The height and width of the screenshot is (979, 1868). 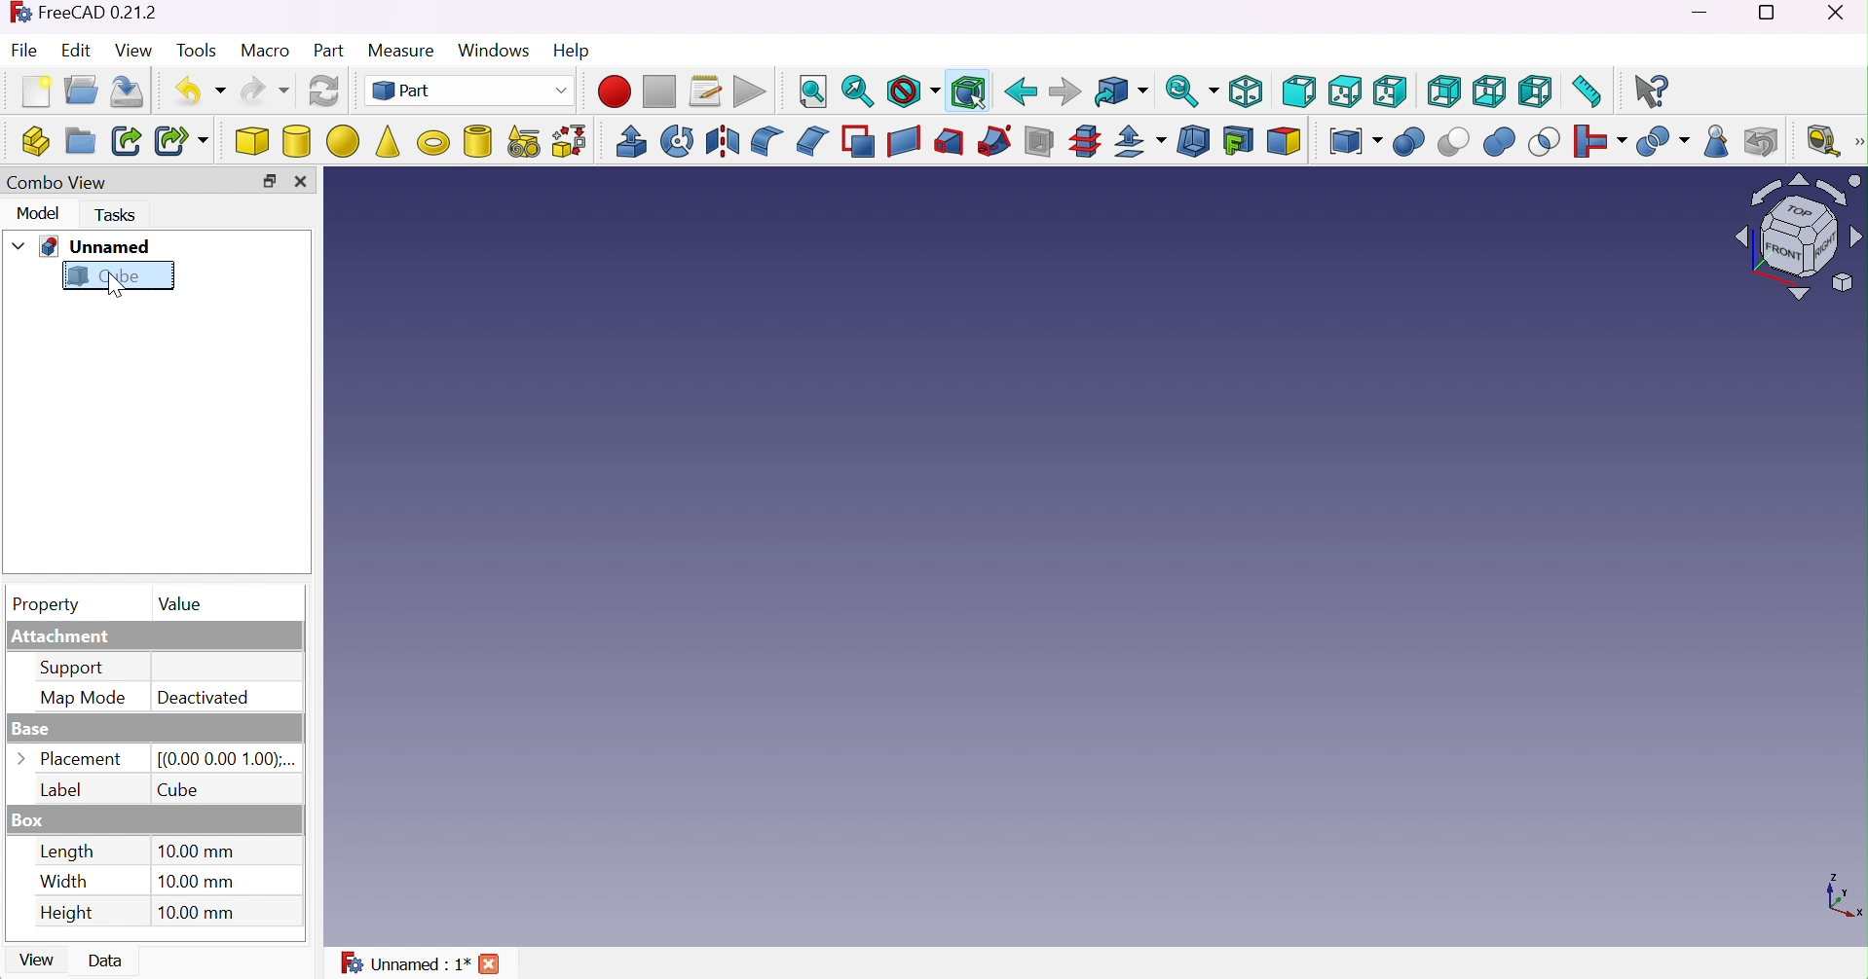 What do you see at coordinates (1237, 141) in the screenshot?
I see `Create projection on surface` at bounding box center [1237, 141].